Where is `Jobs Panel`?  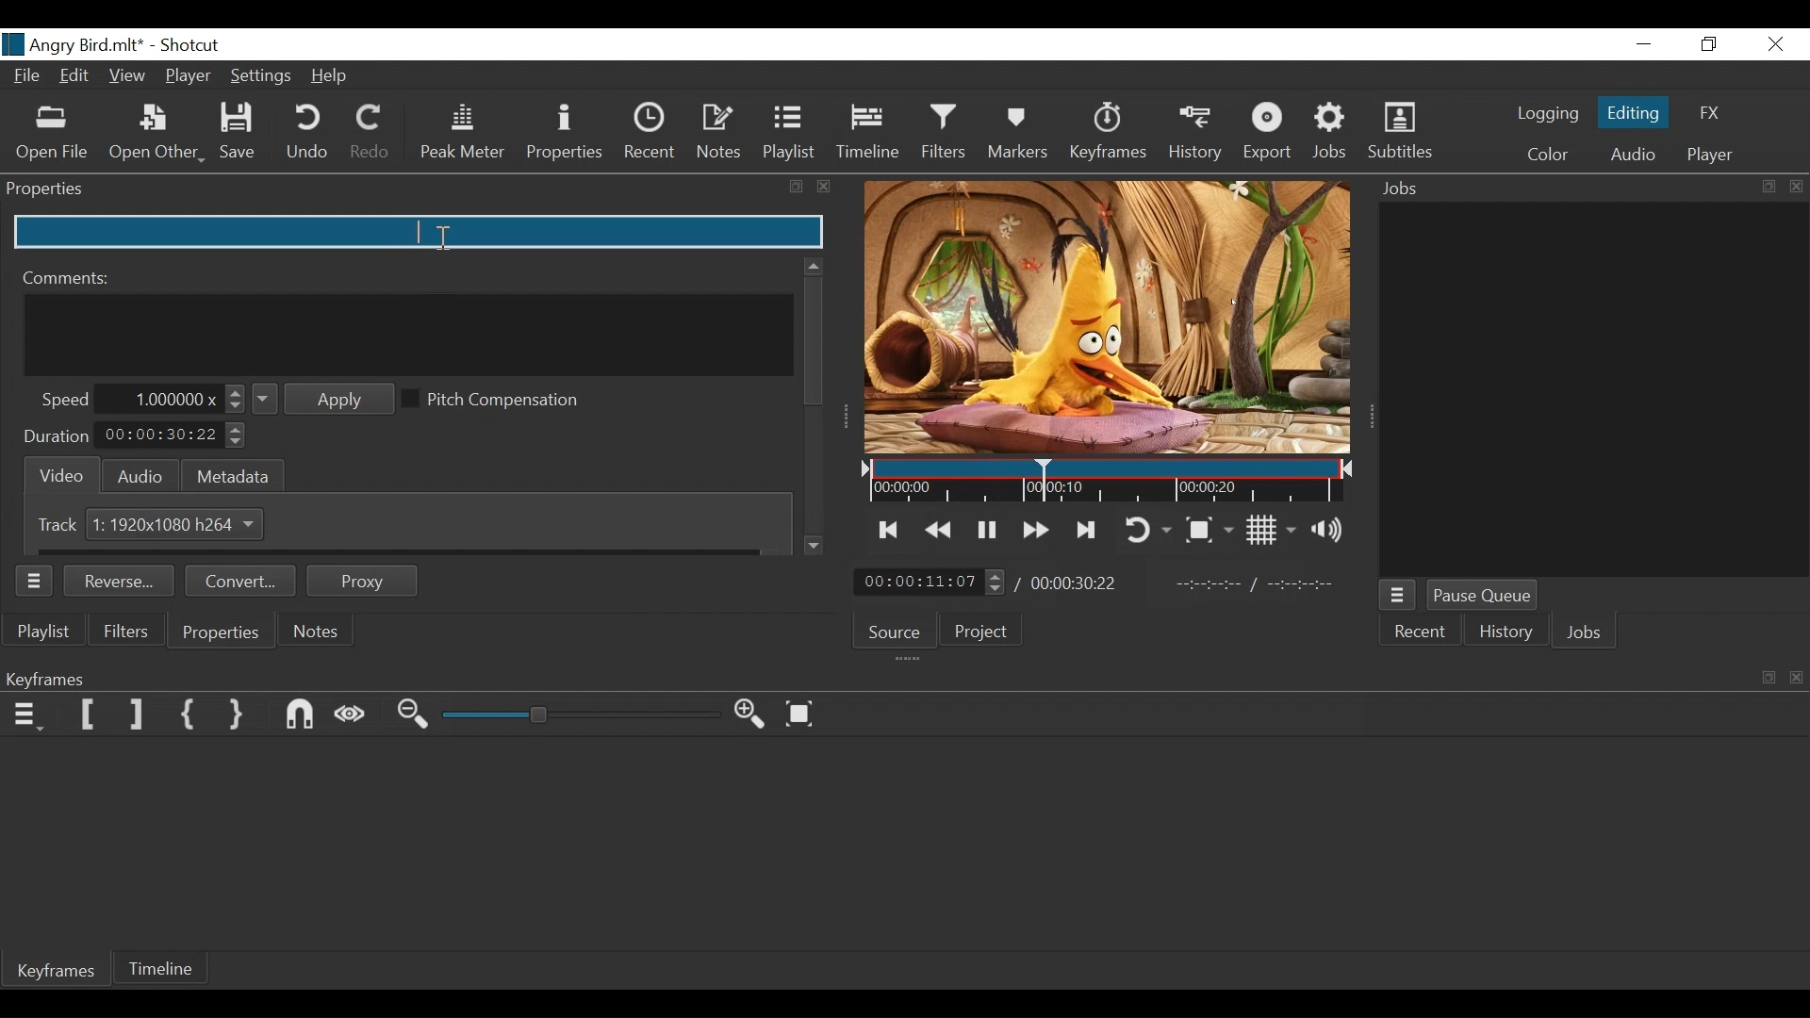 Jobs Panel is located at coordinates (1588, 386).